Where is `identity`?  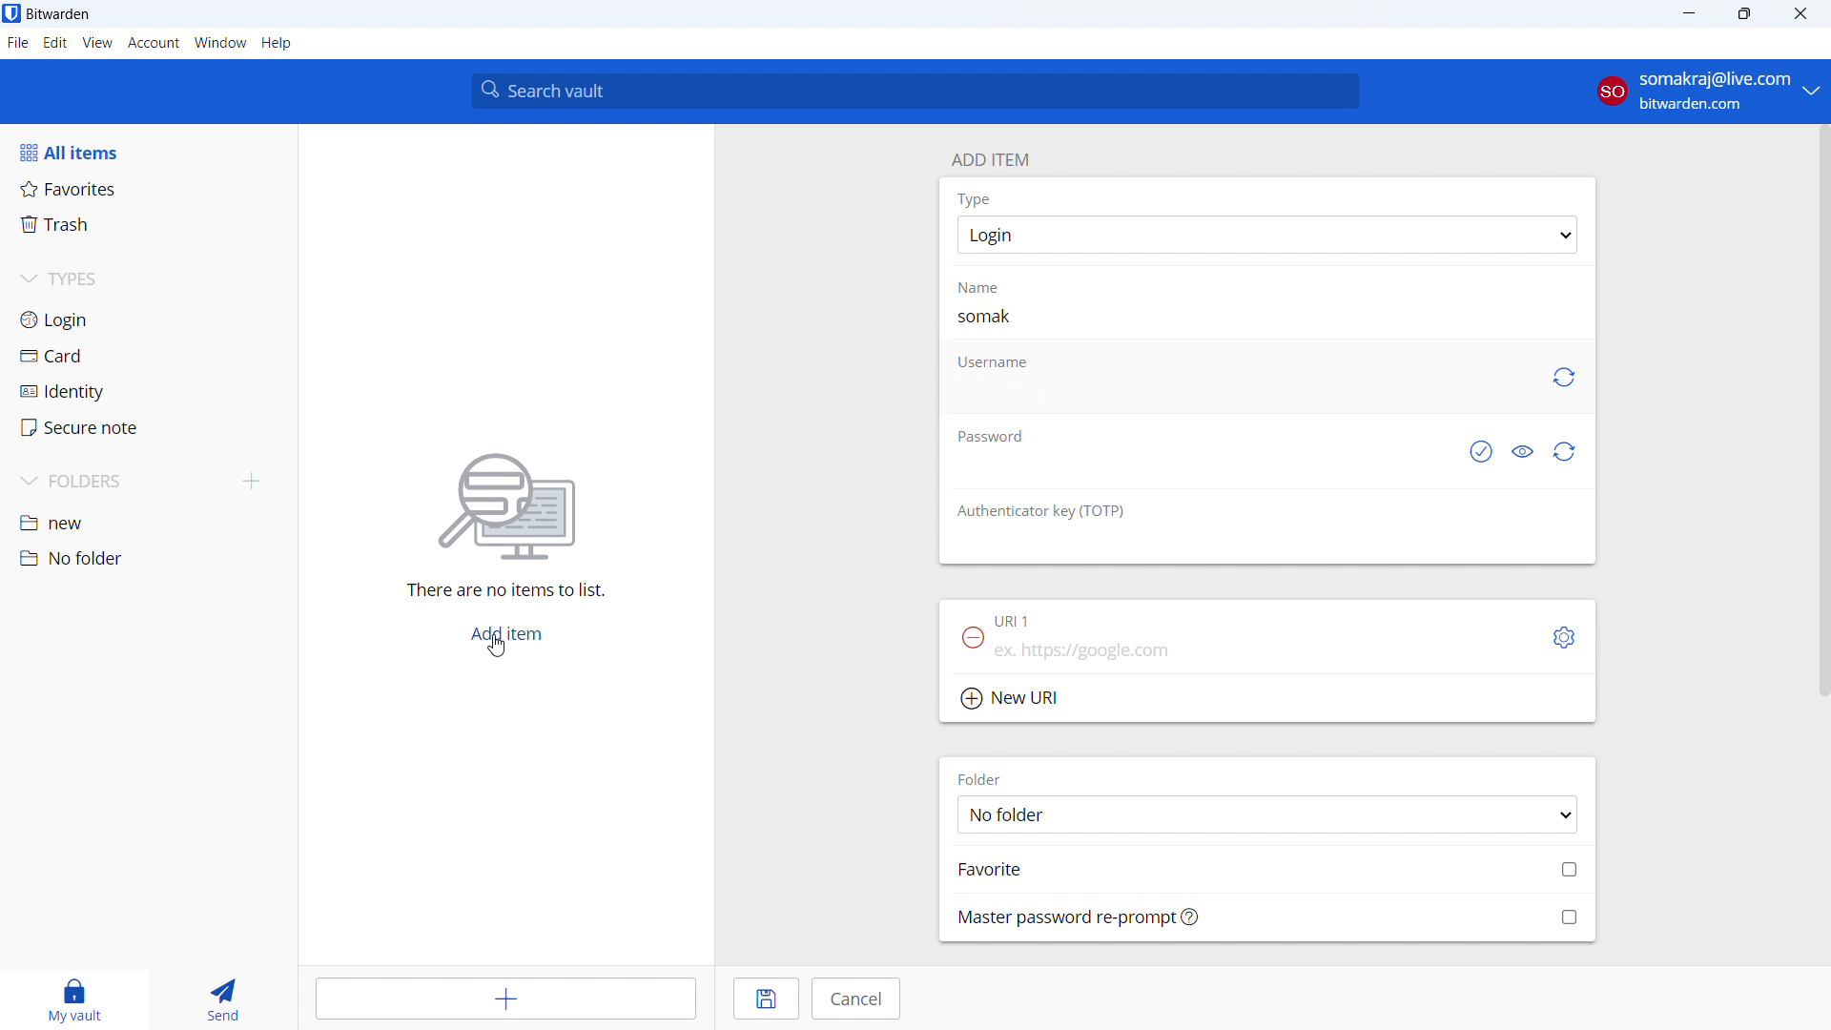 identity is located at coordinates (148, 392).